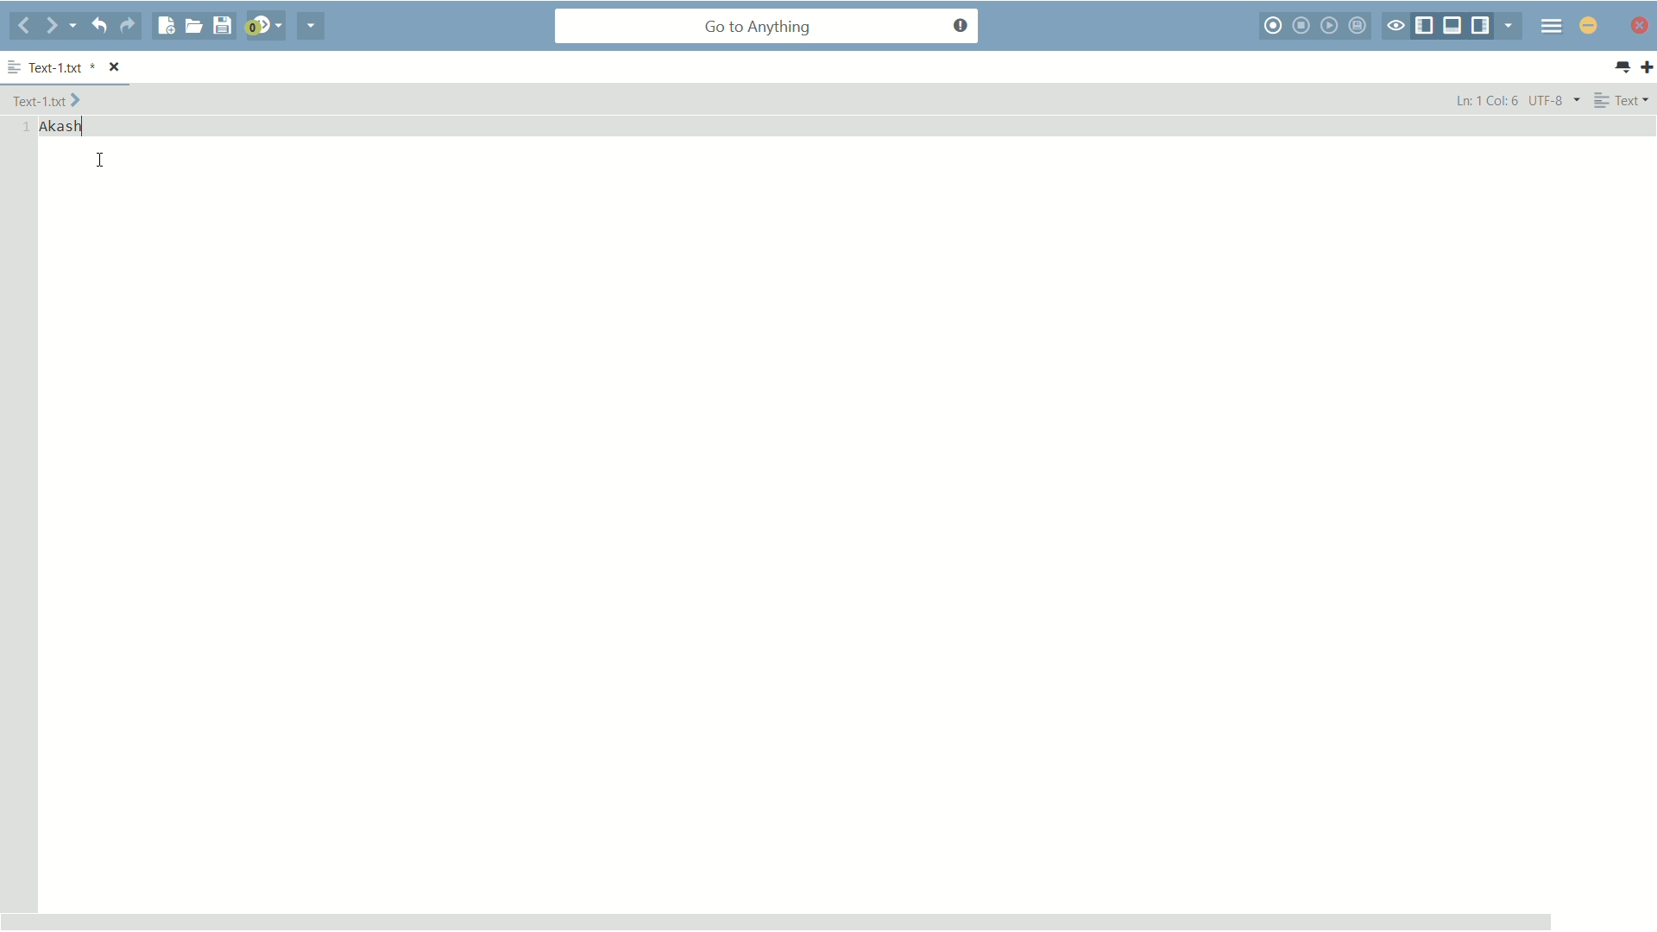 The image size is (1657, 932). I want to click on go to anything search bar, so click(767, 28).